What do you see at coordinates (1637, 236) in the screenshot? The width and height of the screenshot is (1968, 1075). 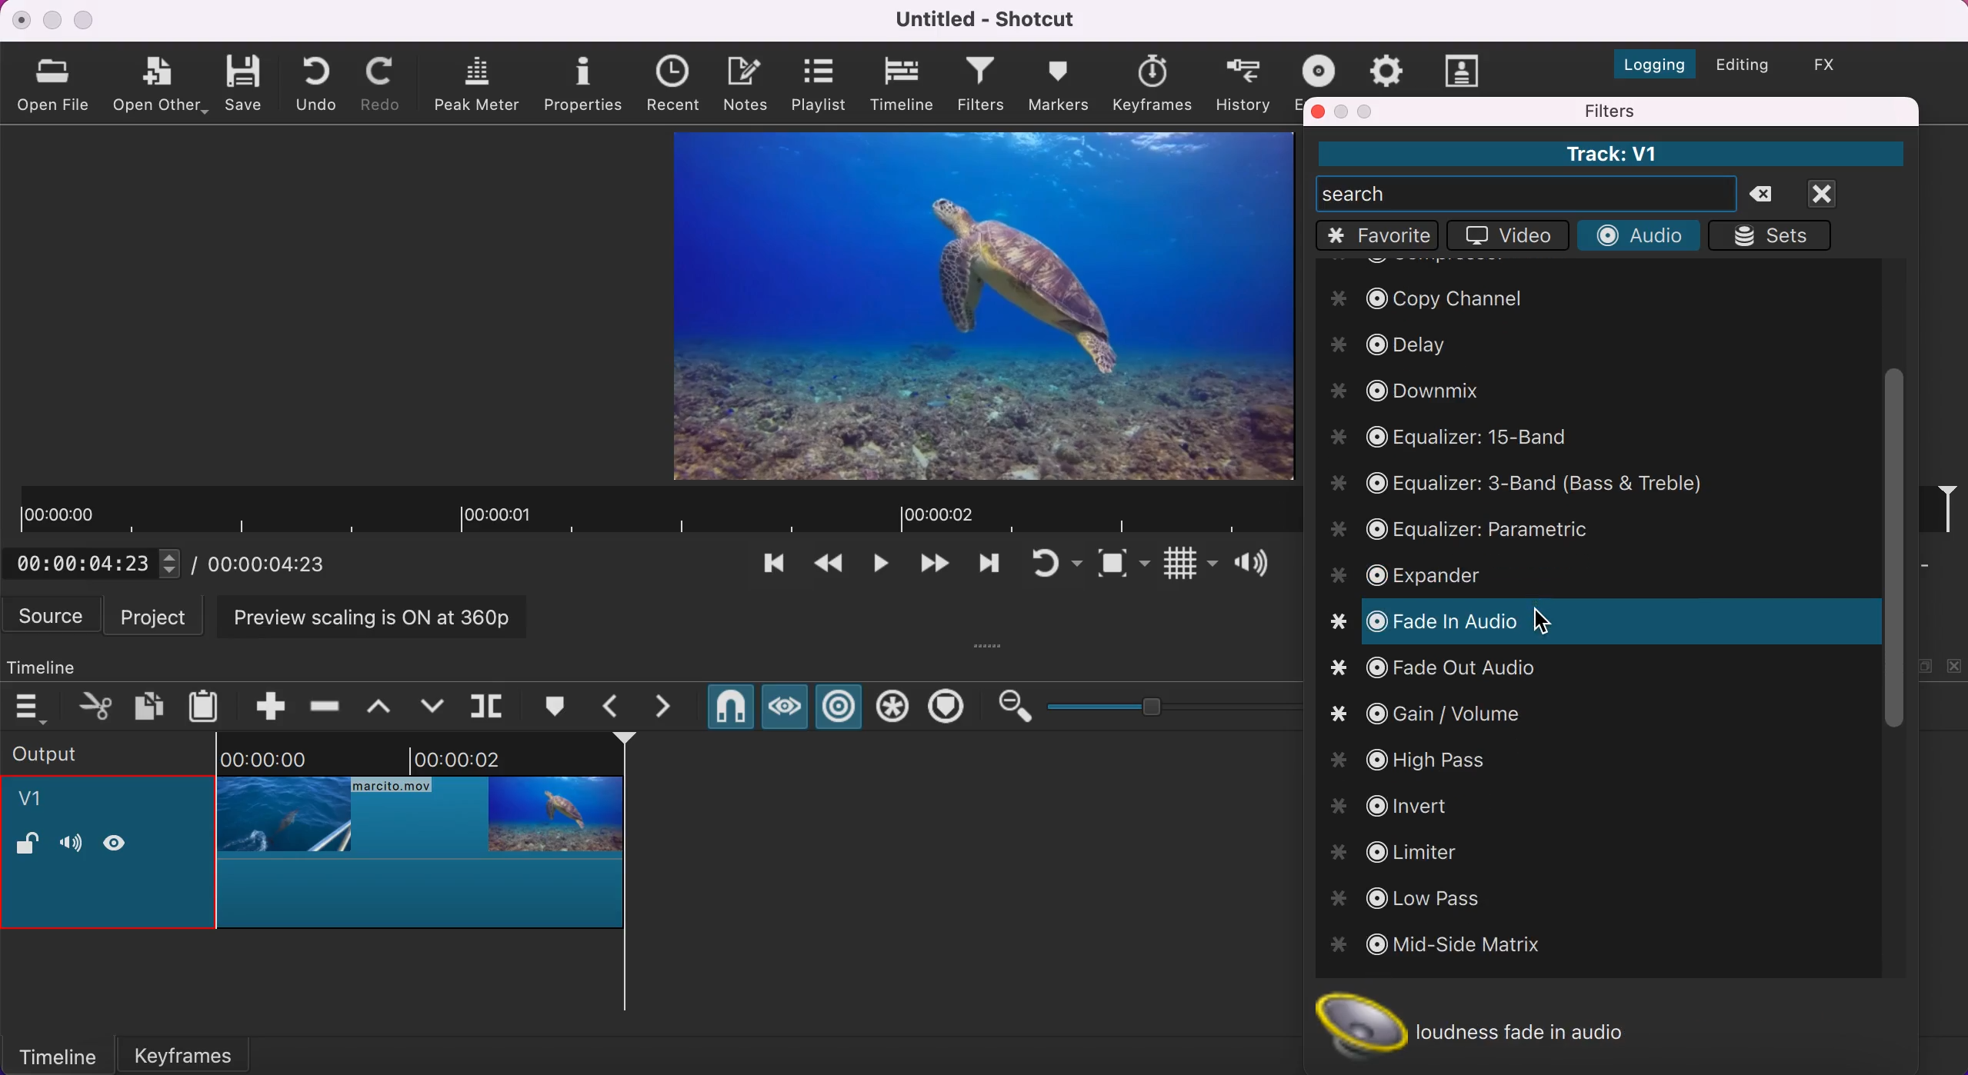 I see `audio` at bounding box center [1637, 236].